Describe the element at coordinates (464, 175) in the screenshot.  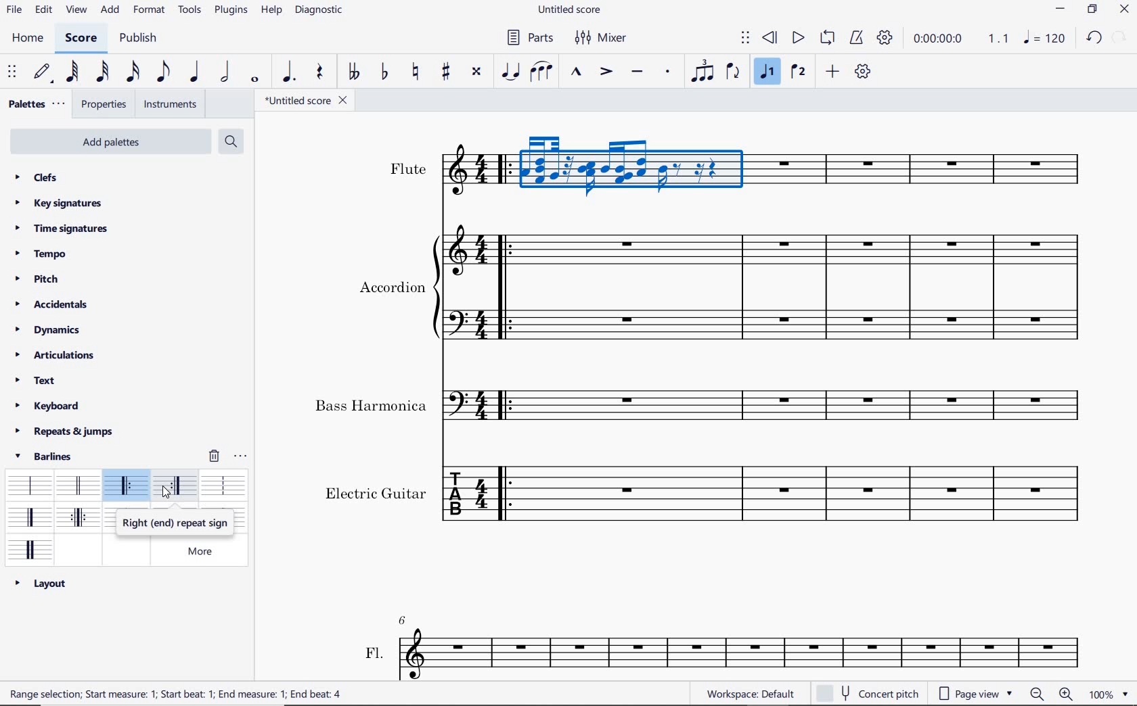
I see `Instrument: Flute` at that location.